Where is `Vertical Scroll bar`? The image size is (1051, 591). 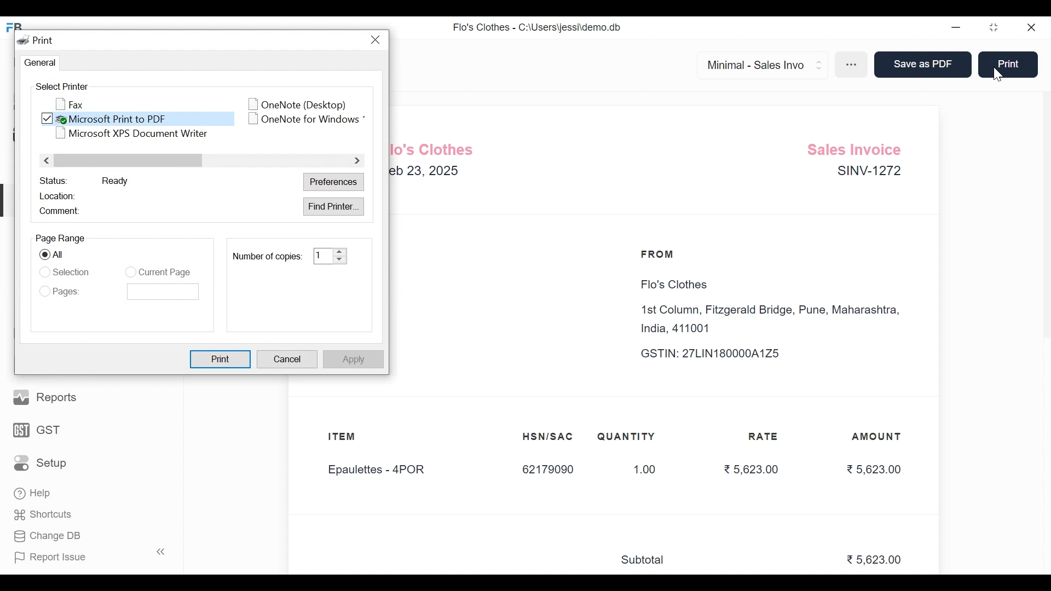
Vertical Scroll bar is located at coordinates (130, 161).